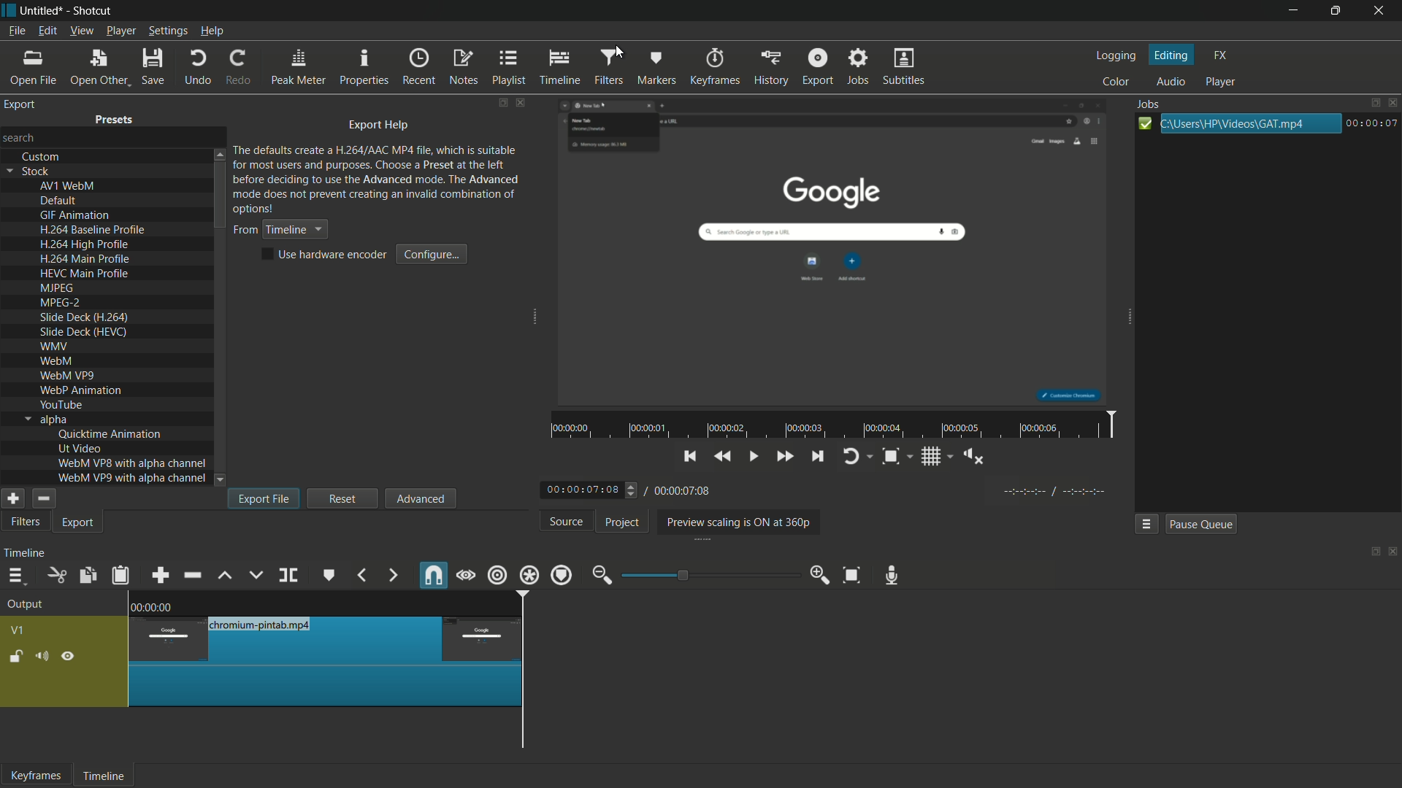 Image resolution: width=1402 pixels, height=788 pixels. What do you see at coordinates (239, 66) in the screenshot?
I see `redo` at bounding box center [239, 66].